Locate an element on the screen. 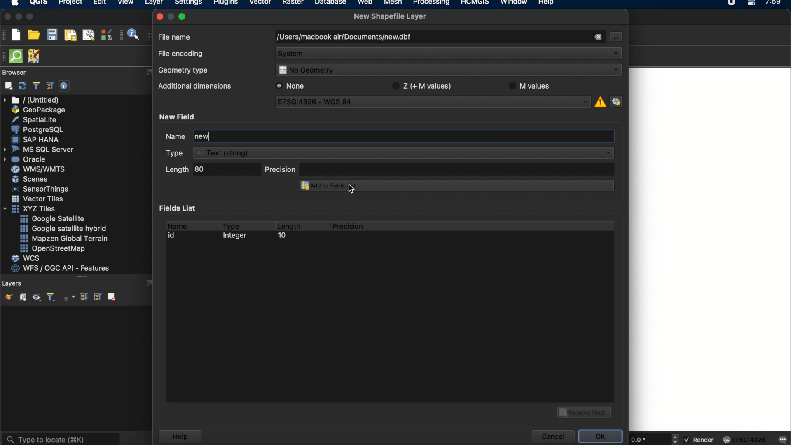  M values is located at coordinates (533, 86).